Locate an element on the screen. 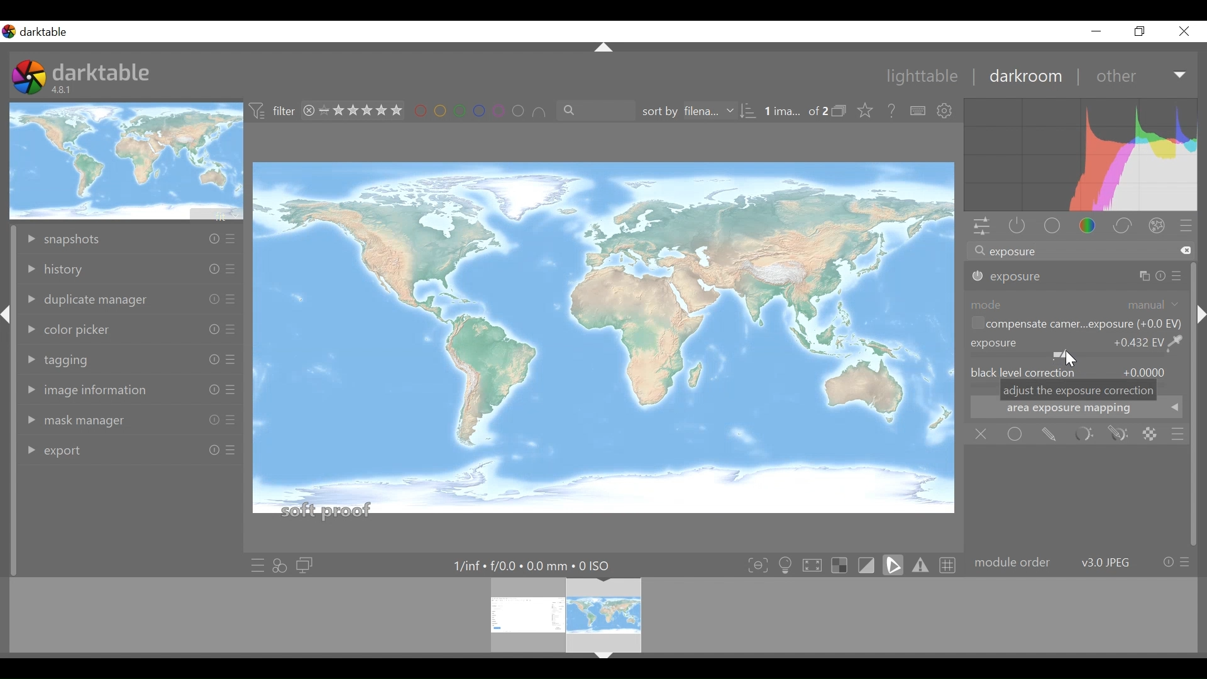  quick access panel is located at coordinates (979, 228).